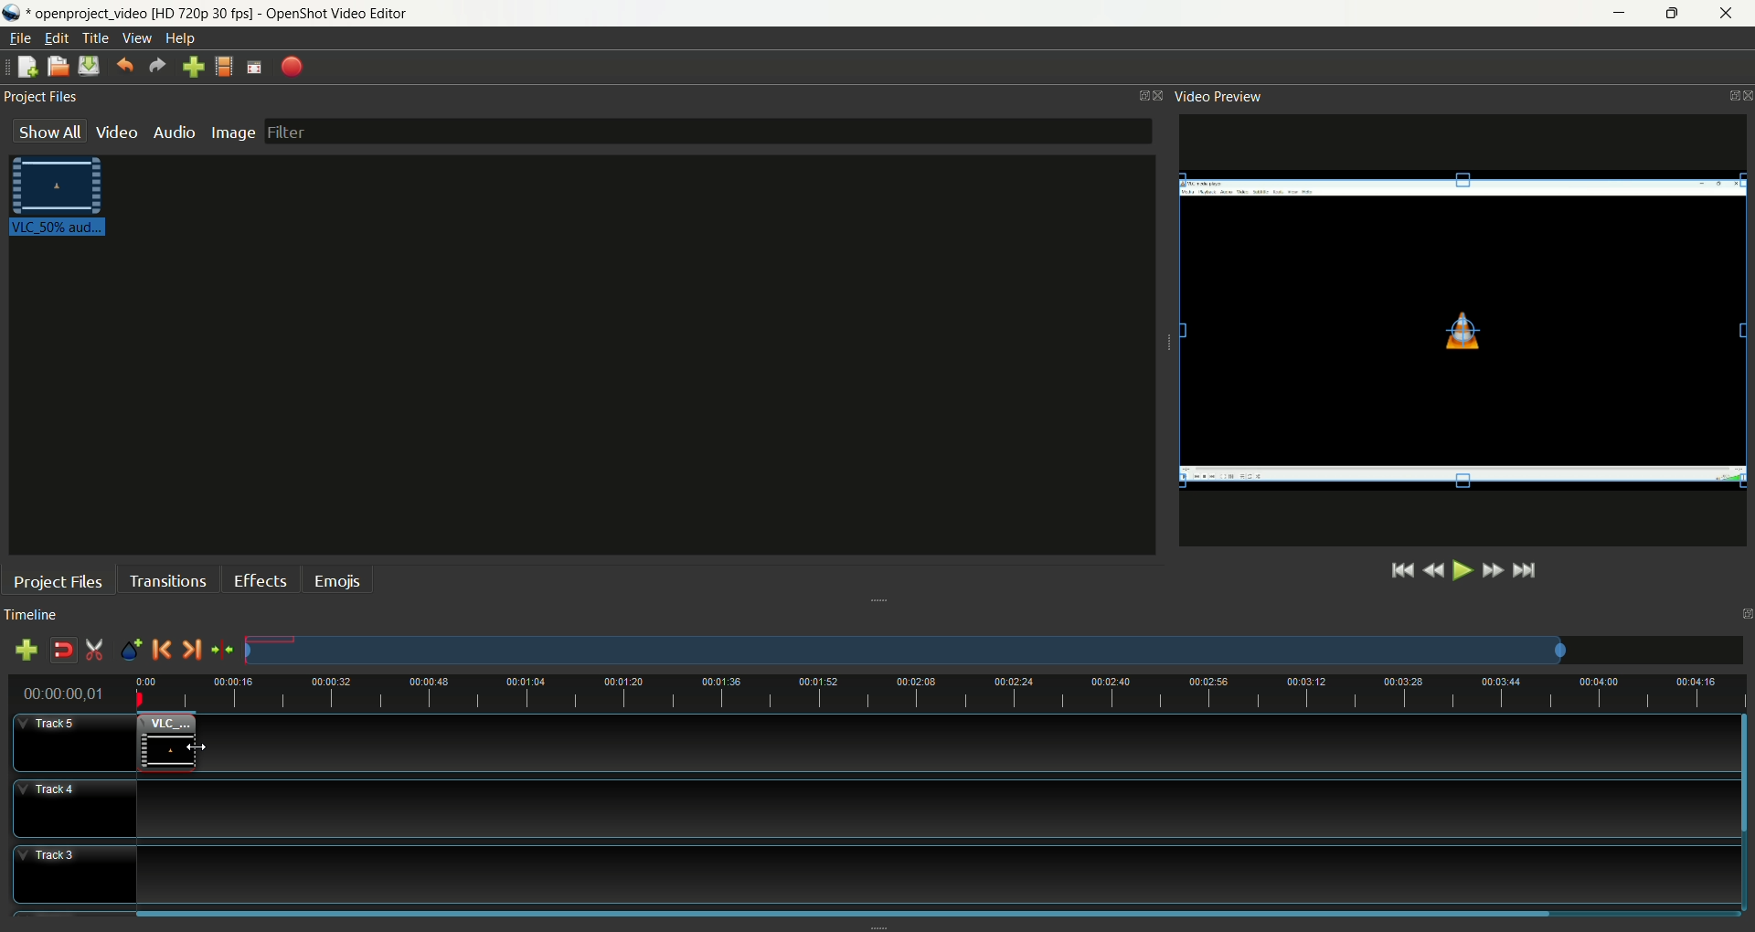 The image size is (1755, 932). Describe the element at coordinates (1617, 14) in the screenshot. I see `minimize` at that location.